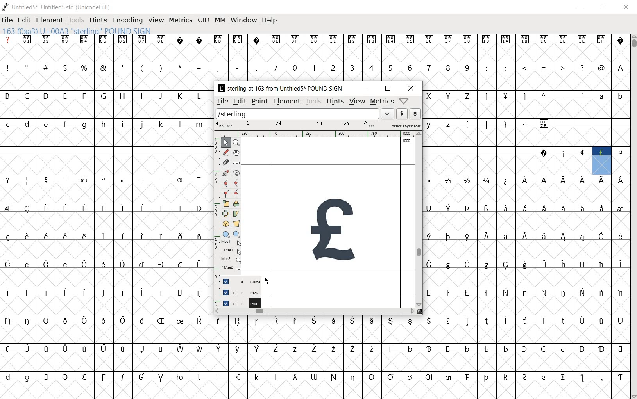 This screenshot has width=637, height=399. I want to click on 6, so click(410, 68).